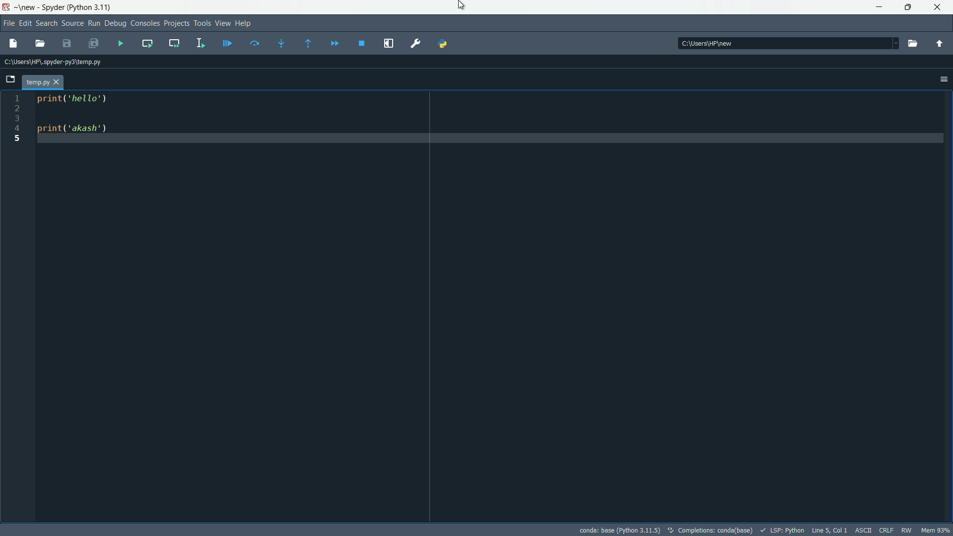  I want to click on python 3.11, so click(90, 7).